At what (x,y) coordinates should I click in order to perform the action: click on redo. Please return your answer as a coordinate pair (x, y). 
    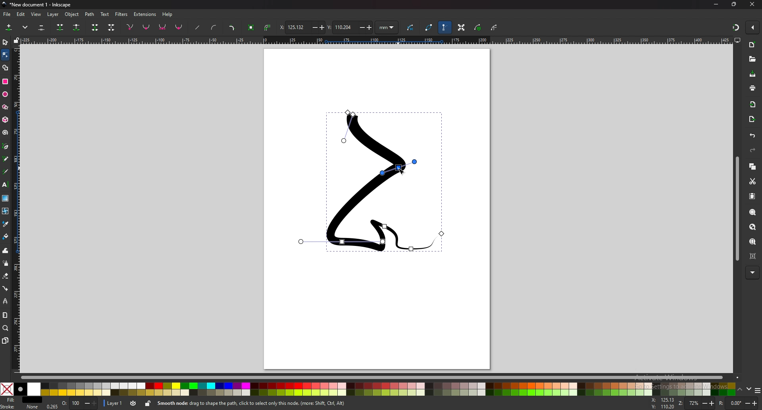
    Looking at the image, I should click on (751, 151).